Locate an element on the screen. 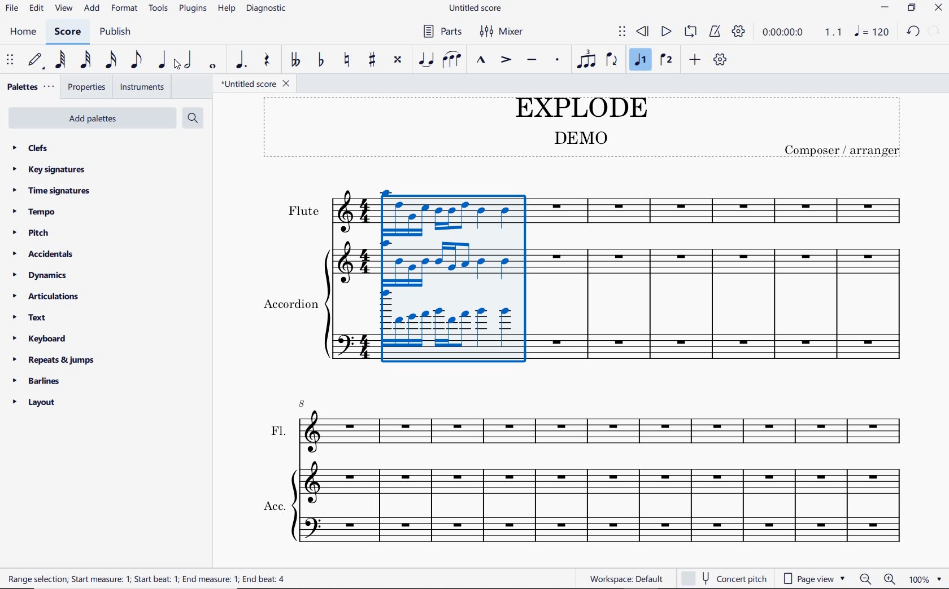  explode added is located at coordinates (447, 309).